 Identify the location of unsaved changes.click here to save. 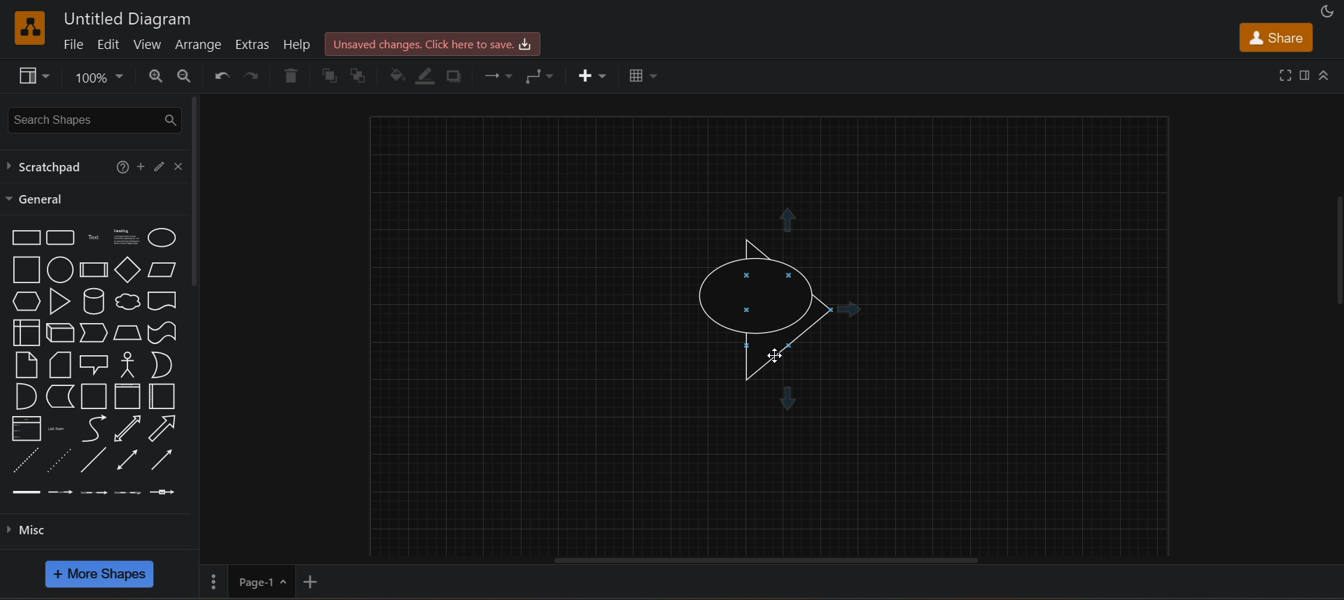
(434, 44).